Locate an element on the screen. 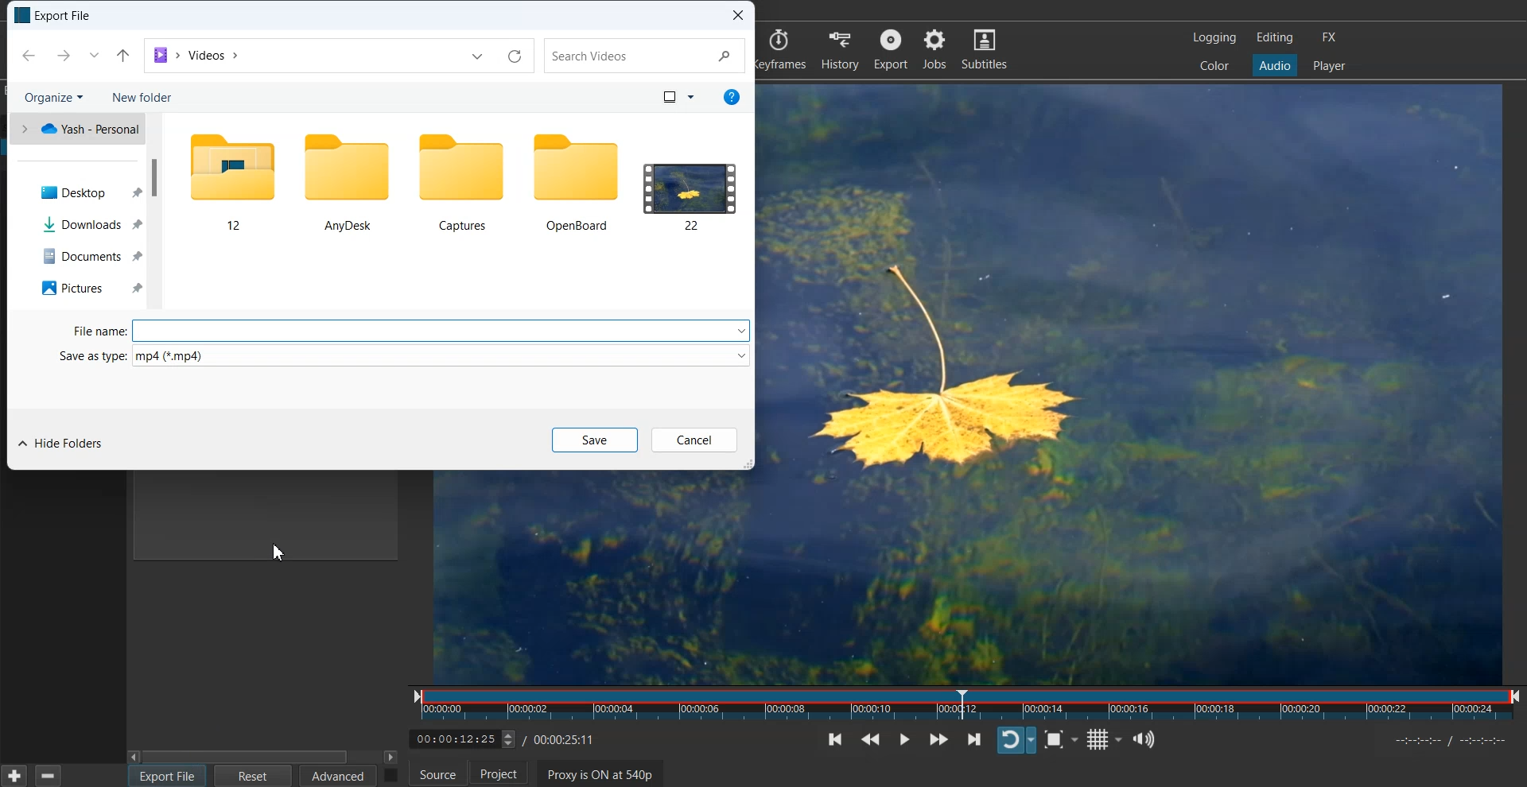 This screenshot has height=787, width=1527. Play quickly forwards is located at coordinates (937, 739).